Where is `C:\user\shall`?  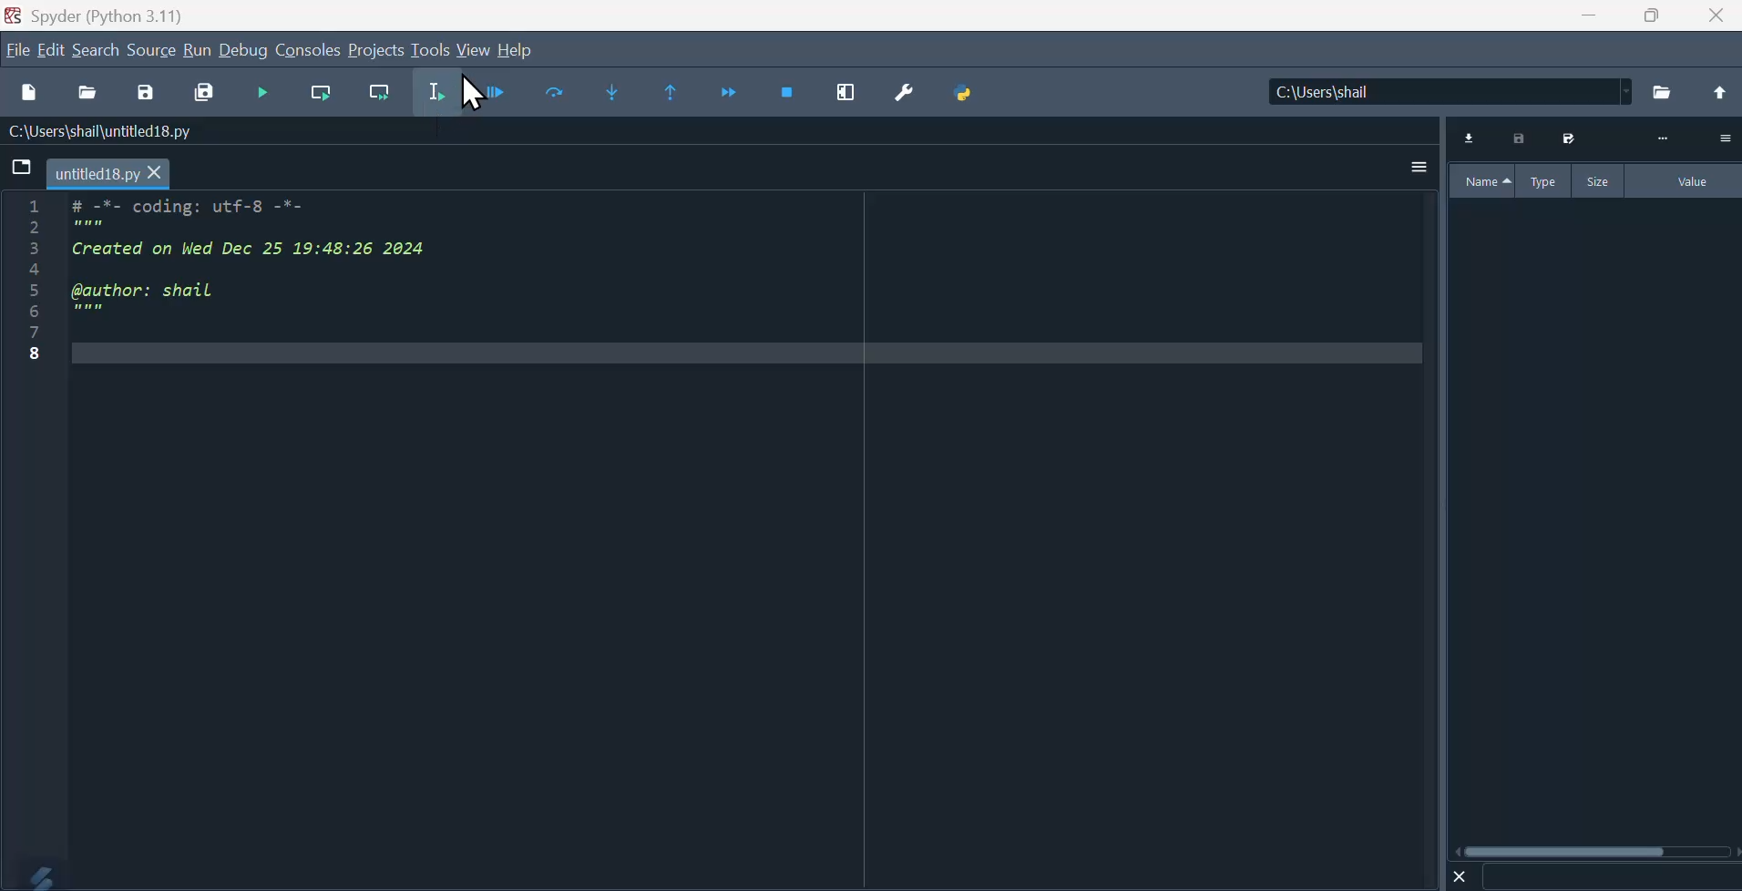
C:\user\shall is located at coordinates (1451, 91).